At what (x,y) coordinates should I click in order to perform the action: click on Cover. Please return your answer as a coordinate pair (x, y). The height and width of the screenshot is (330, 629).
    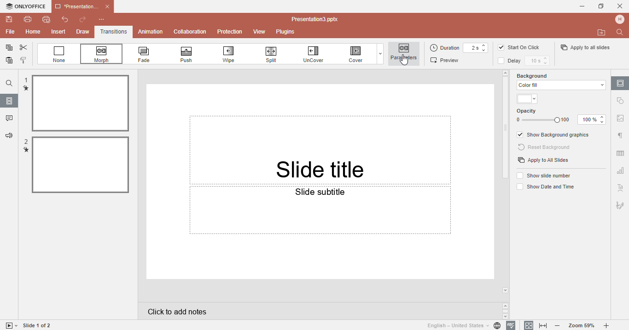
    Looking at the image, I should click on (357, 54).